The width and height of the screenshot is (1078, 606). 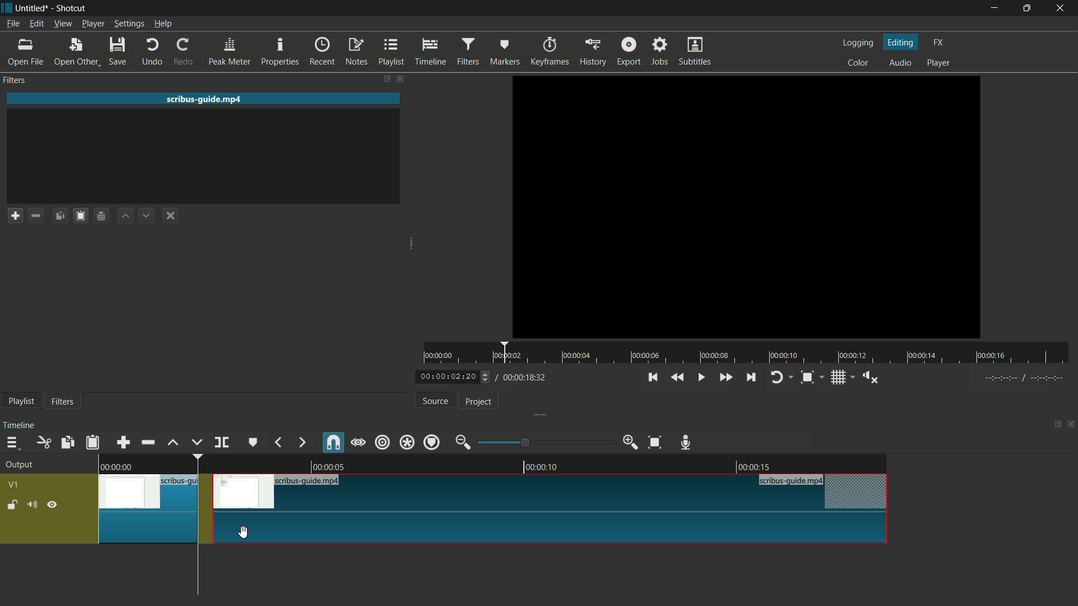 What do you see at coordinates (499, 507) in the screenshot?
I see `video in timeline` at bounding box center [499, 507].